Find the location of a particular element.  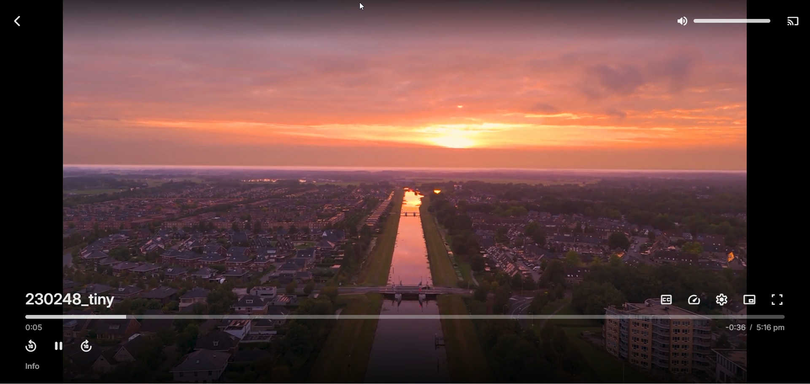

-0.36 / 5.16 pm is located at coordinates (756, 330).